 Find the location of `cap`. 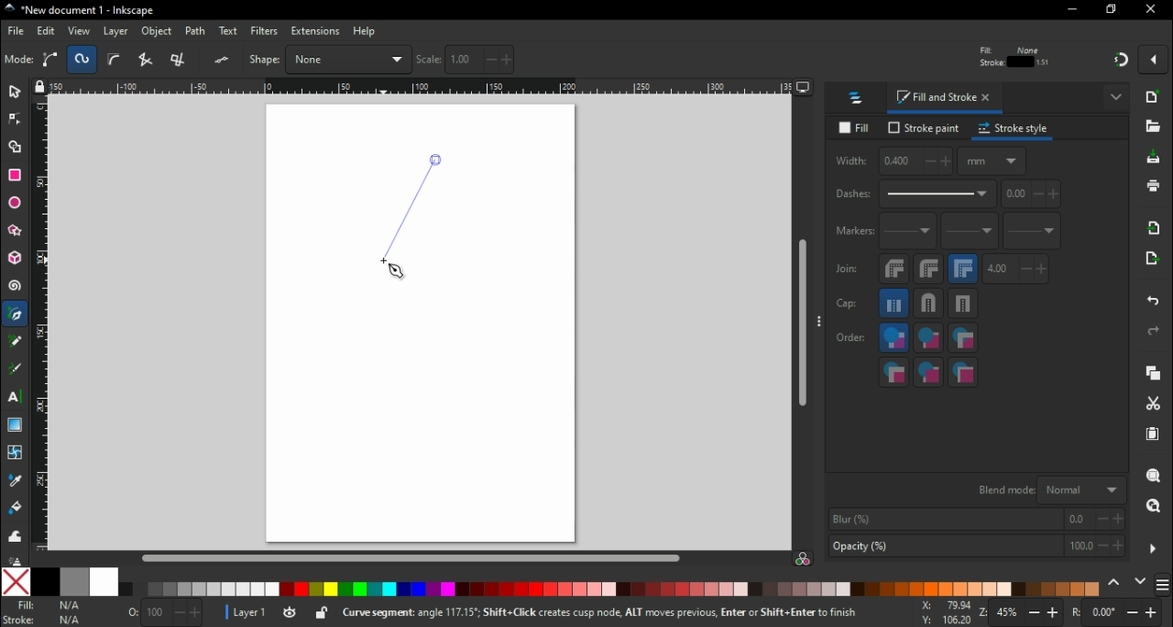

cap is located at coordinates (851, 306).